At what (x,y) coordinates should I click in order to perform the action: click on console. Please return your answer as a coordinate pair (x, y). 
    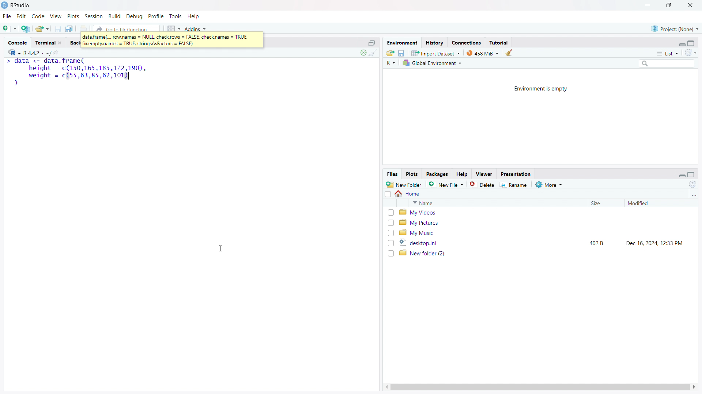
    Looking at the image, I should click on (18, 43).